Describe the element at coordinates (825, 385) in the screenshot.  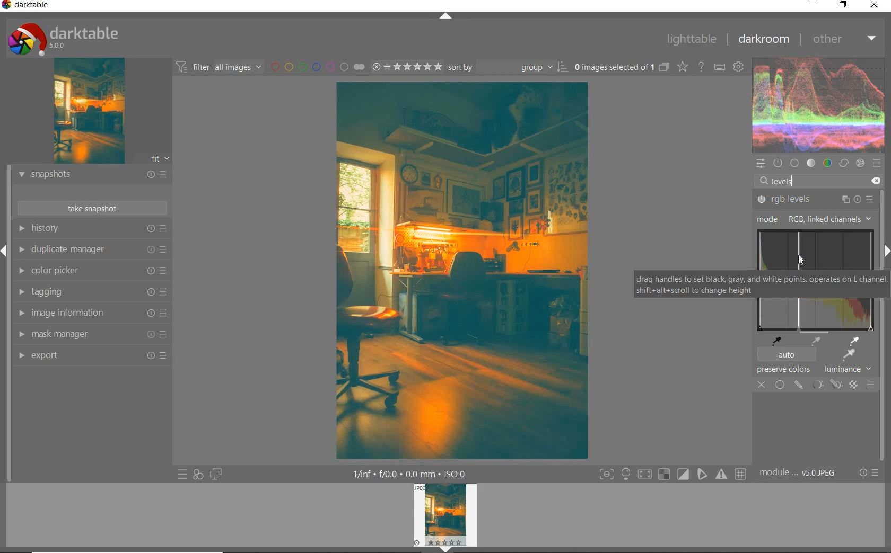
I see `mask options` at that location.